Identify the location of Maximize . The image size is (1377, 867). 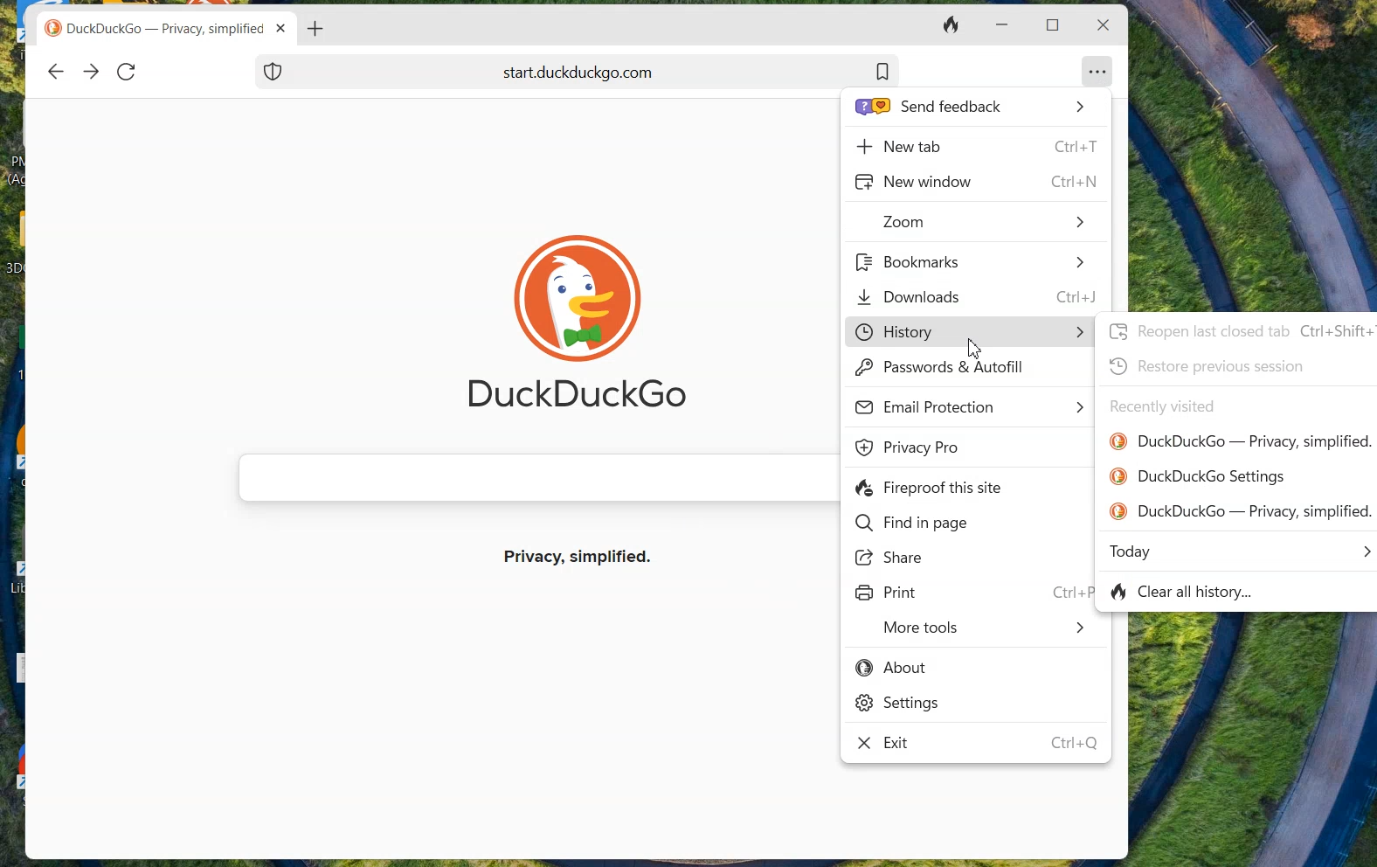
(1055, 24).